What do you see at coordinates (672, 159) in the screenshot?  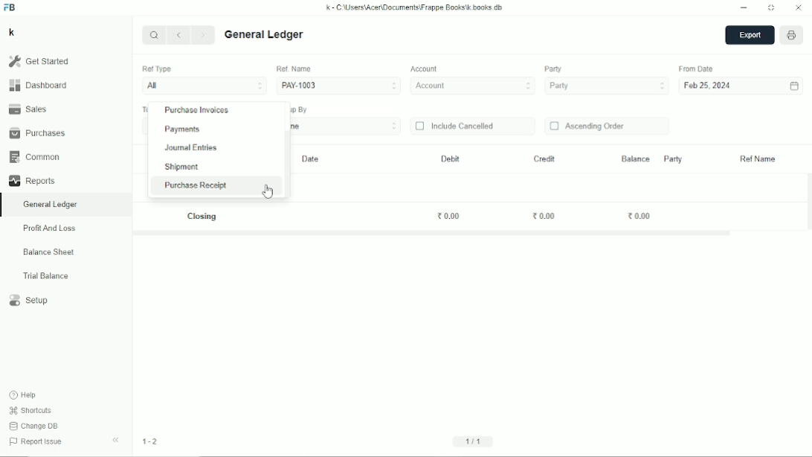 I see `Party` at bounding box center [672, 159].